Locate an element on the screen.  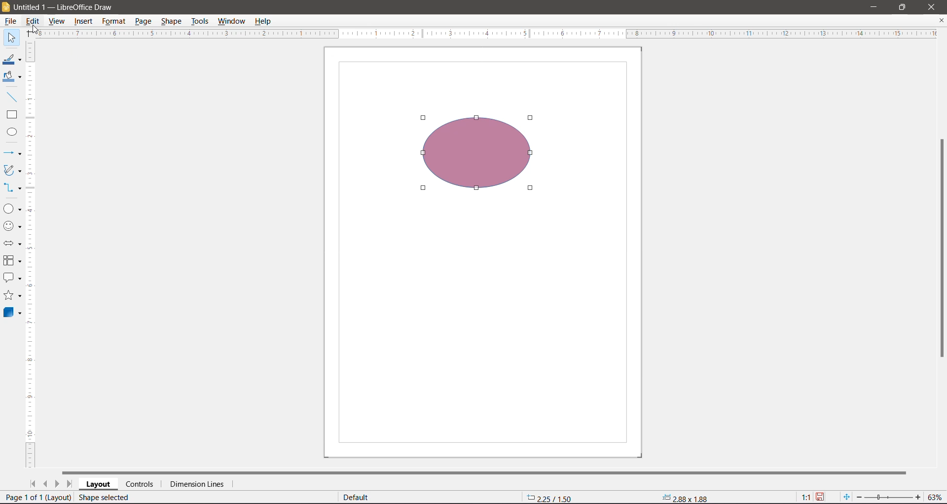
Fit page to current window is located at coordinates (847, 497).